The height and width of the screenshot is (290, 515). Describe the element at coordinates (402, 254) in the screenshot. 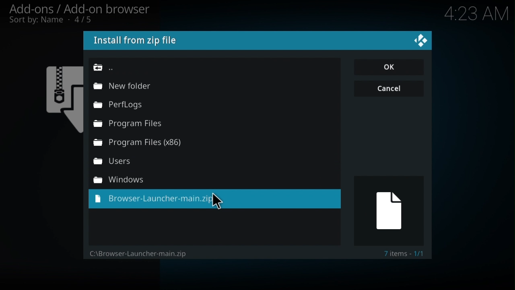

I see `Text` at that location.